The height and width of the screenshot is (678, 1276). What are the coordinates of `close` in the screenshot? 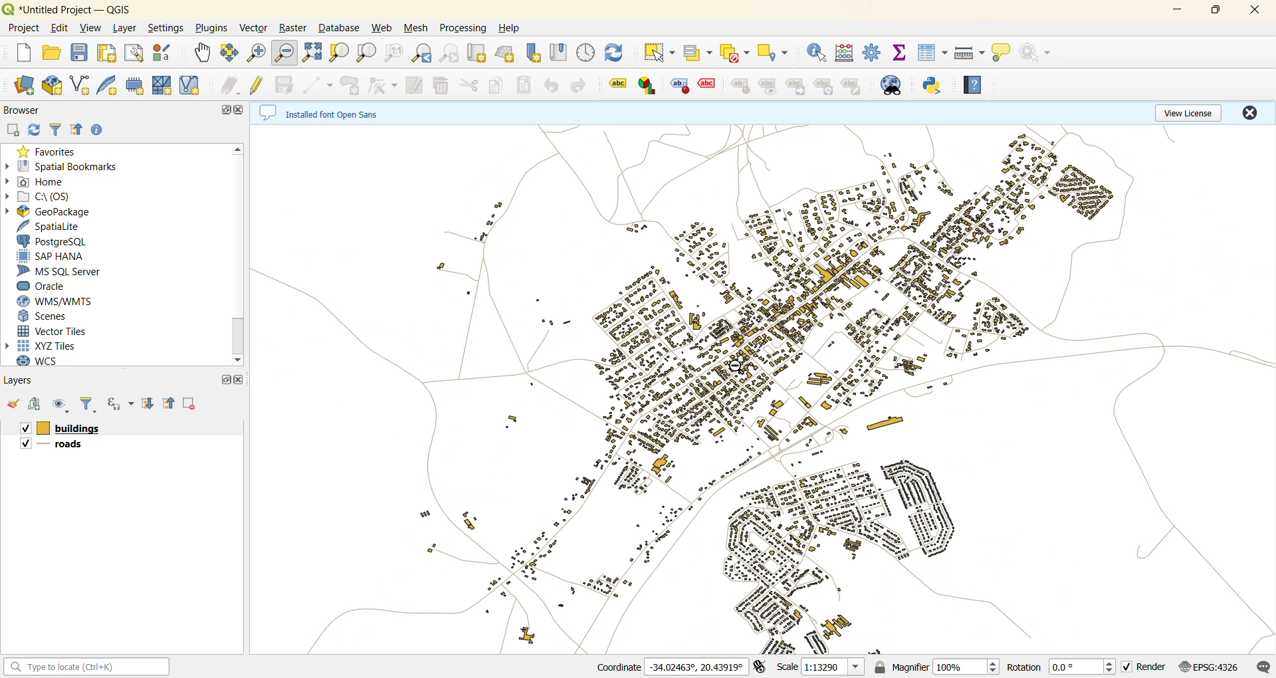 It's located at (1259, 11).